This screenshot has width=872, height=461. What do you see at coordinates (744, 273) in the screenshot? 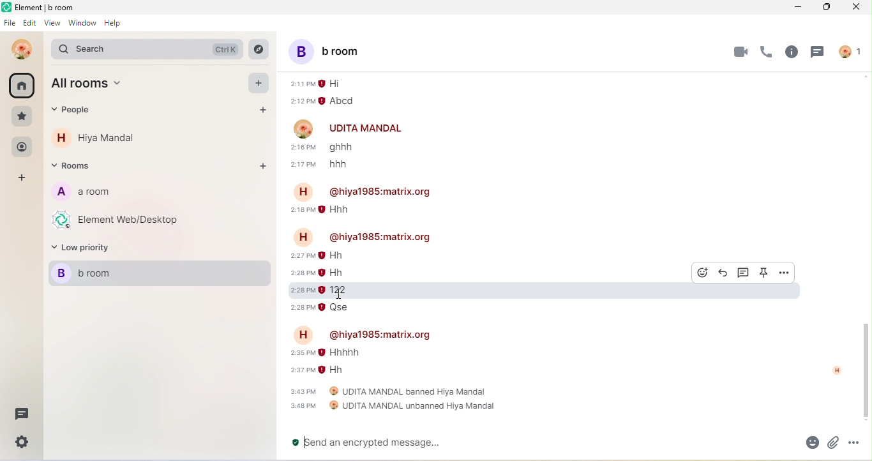
I see `thread` at bounding box center [744, 273].